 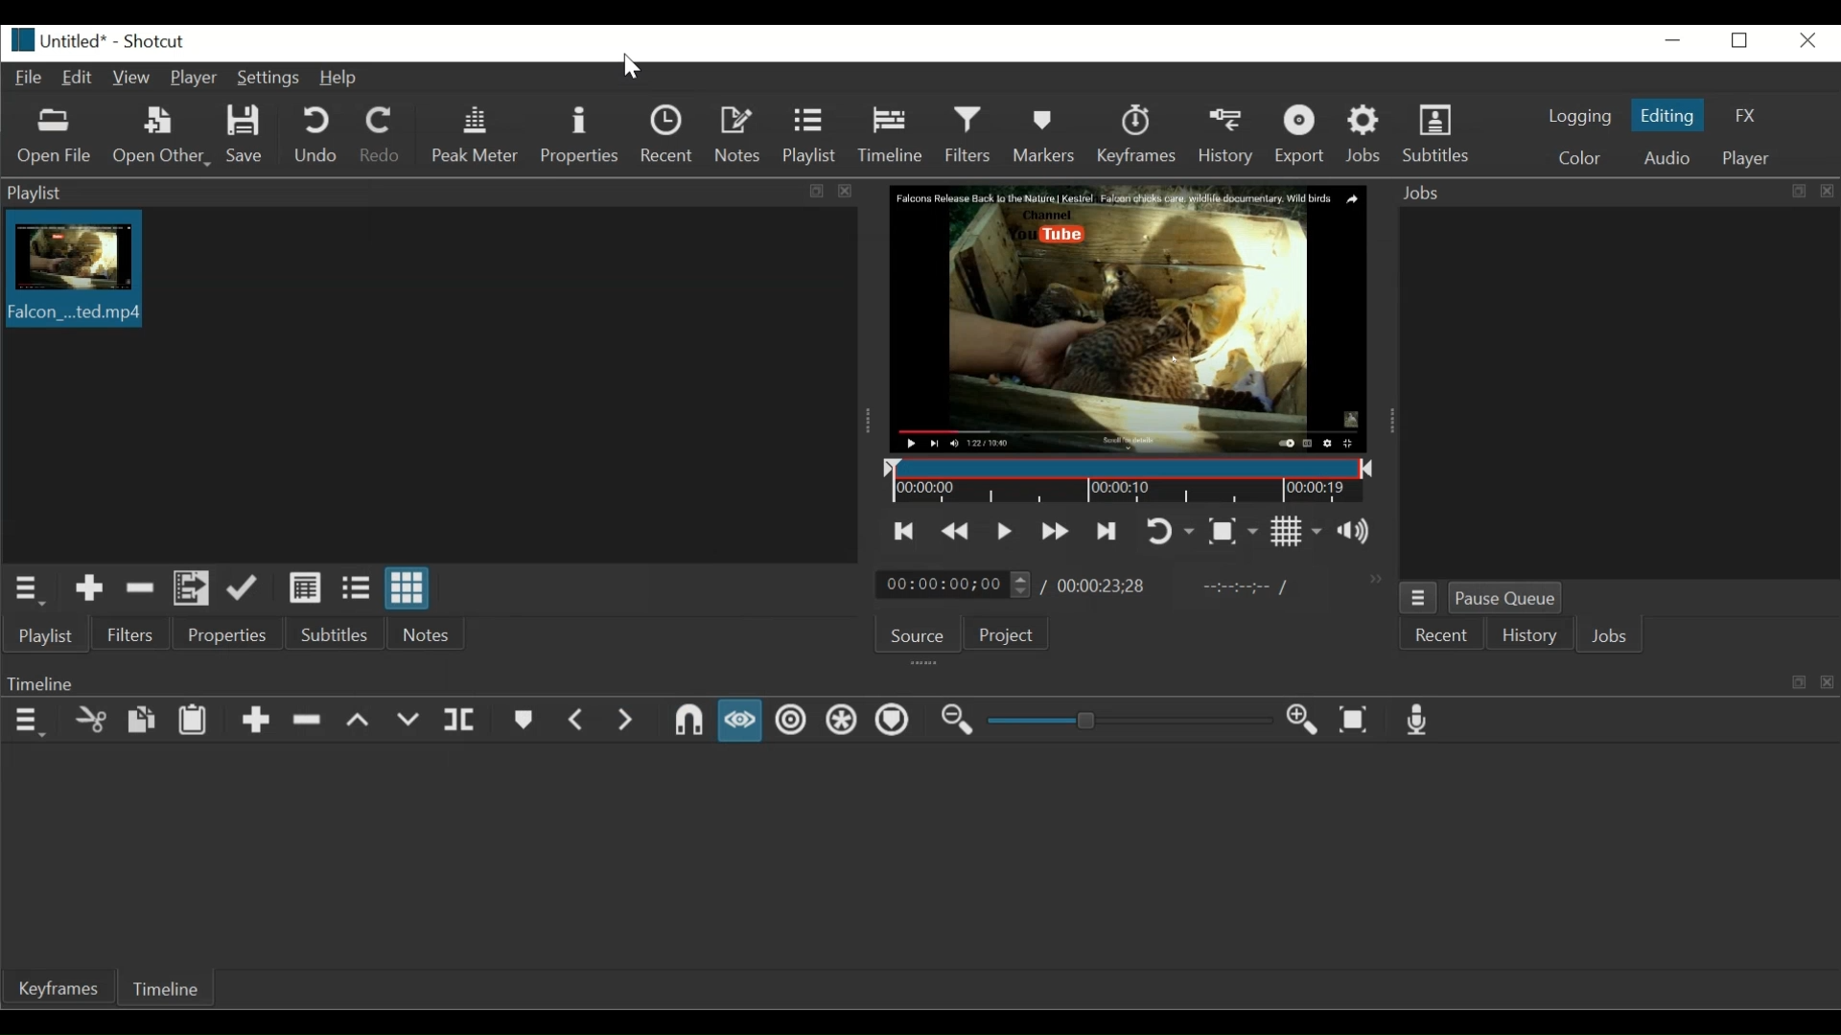 What do you see at coordinates (1748, 115) in the screenshot?
I see `FX` at bounding box center [1748, 115].